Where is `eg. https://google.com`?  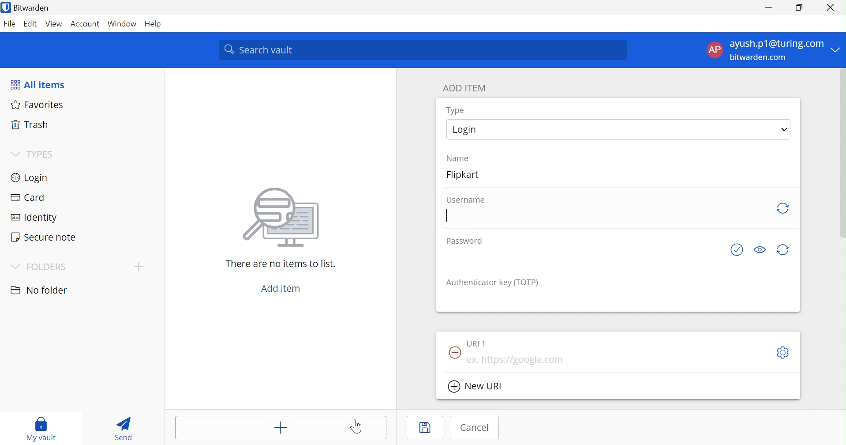 eg. https://google.com is located at coordinates (516, 360).